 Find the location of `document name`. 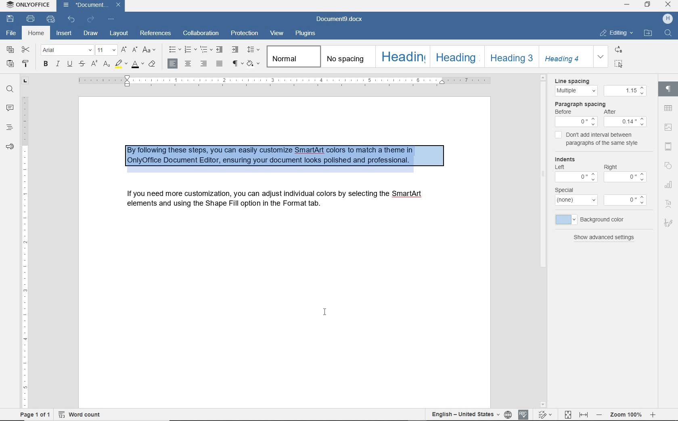

document name is located at coordinates (84, 6).